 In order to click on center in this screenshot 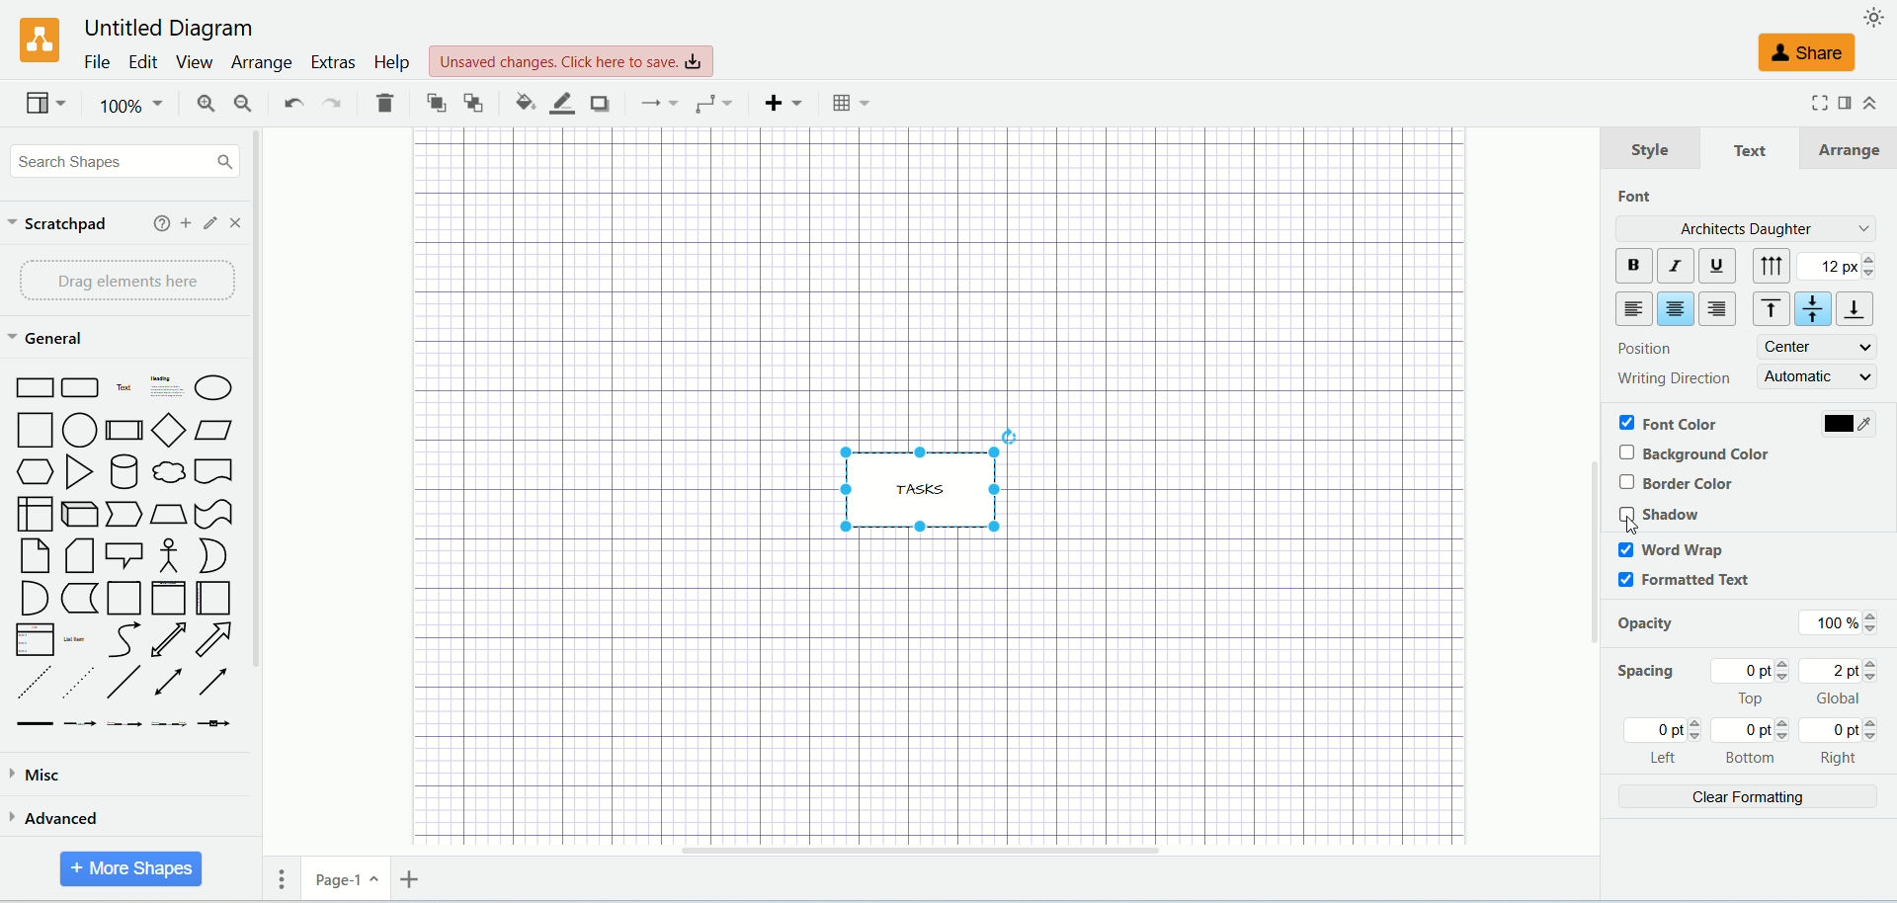, I will do `click(1676, 310)`.